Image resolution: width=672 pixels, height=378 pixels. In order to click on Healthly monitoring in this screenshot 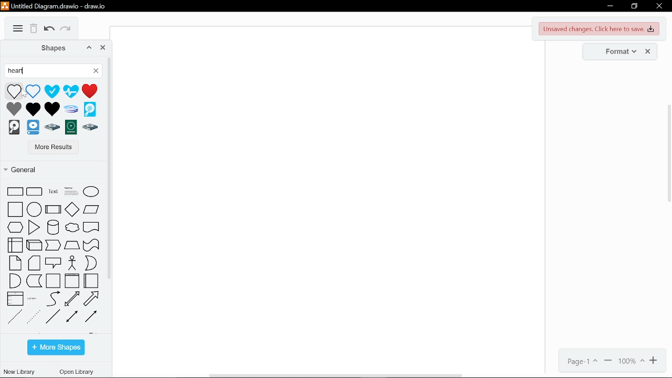, I will do `click(72, 91)`.